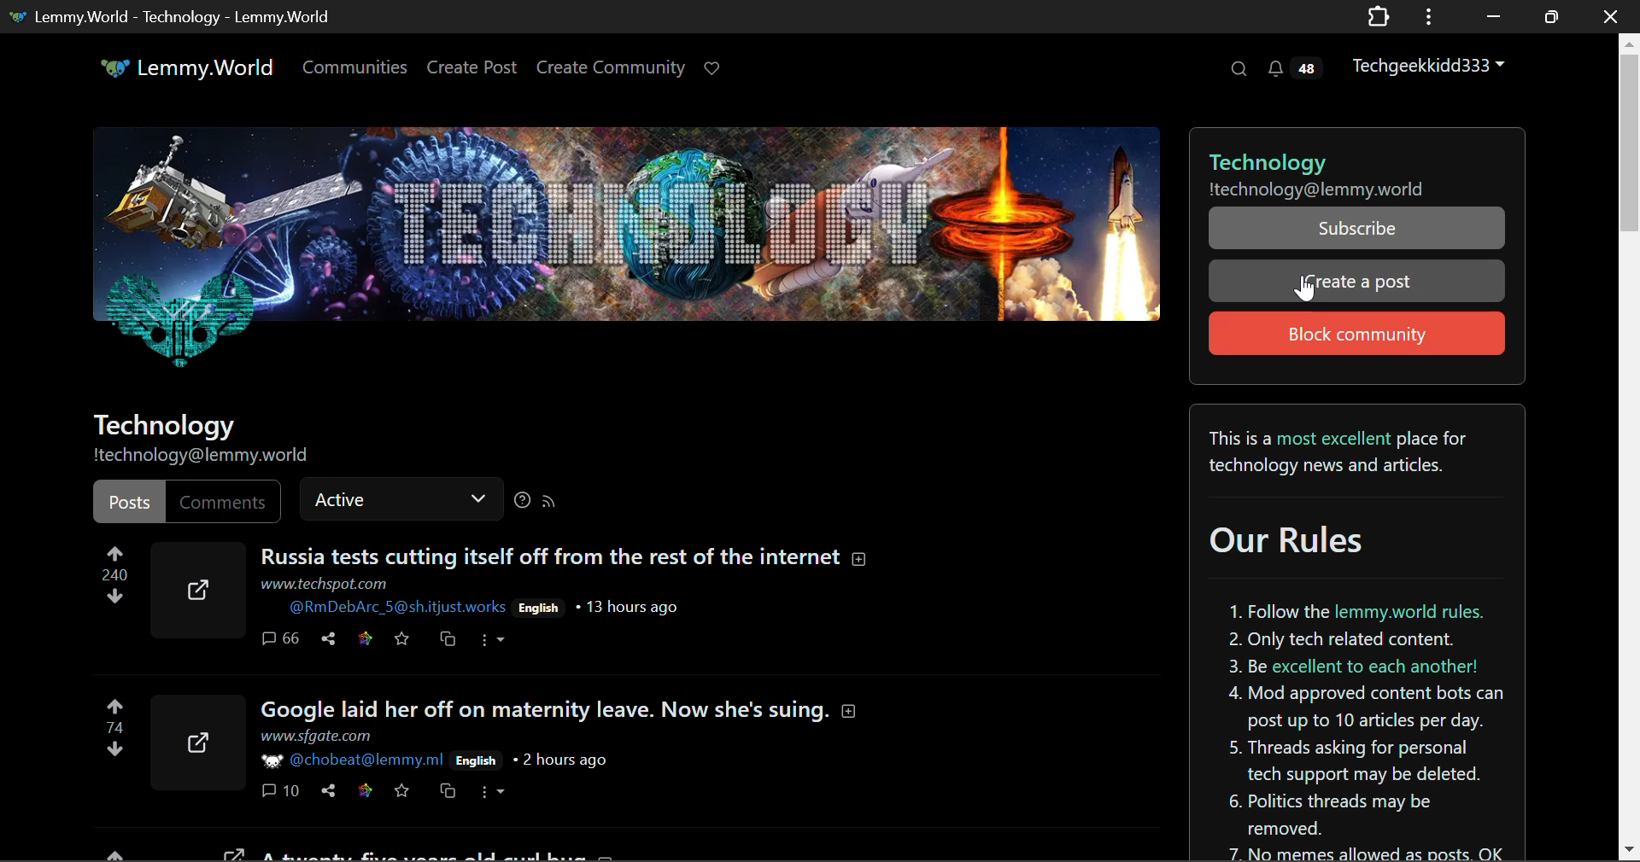  What do you see at coordinates (190, 70) in the screenshot?
I see `Lemmy.World` at bounding box center [190, 70].